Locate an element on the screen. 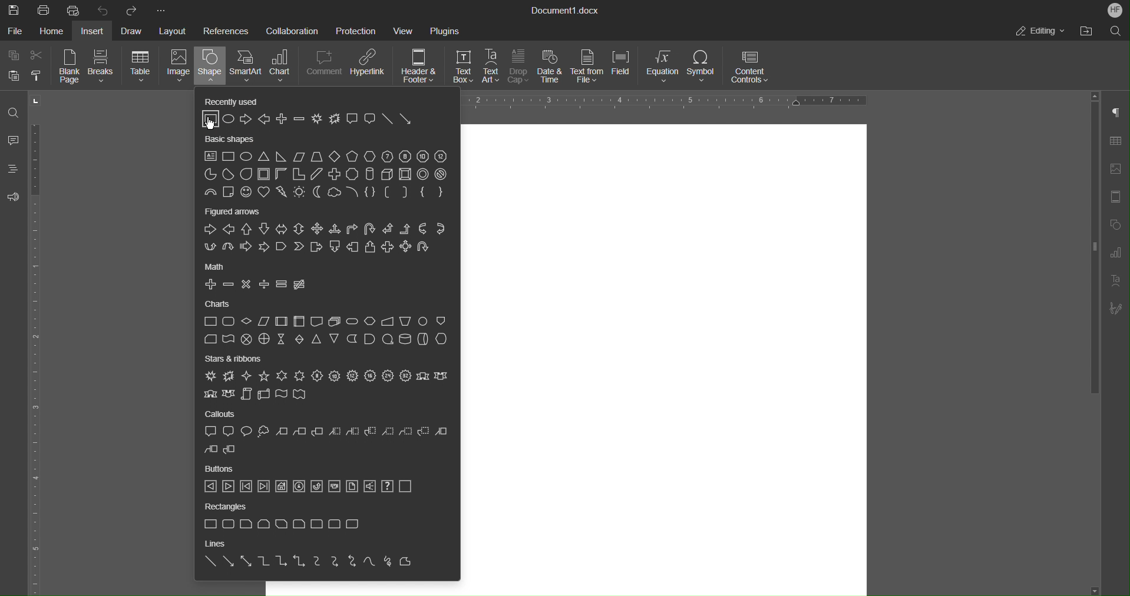  Save is located at coordinates (12, 9).